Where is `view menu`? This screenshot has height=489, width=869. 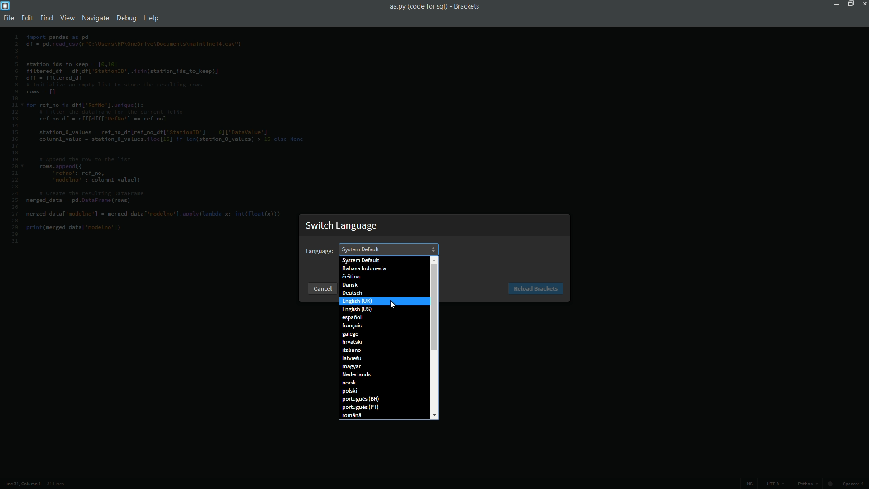 view menu is located at coordinates (67, 18).